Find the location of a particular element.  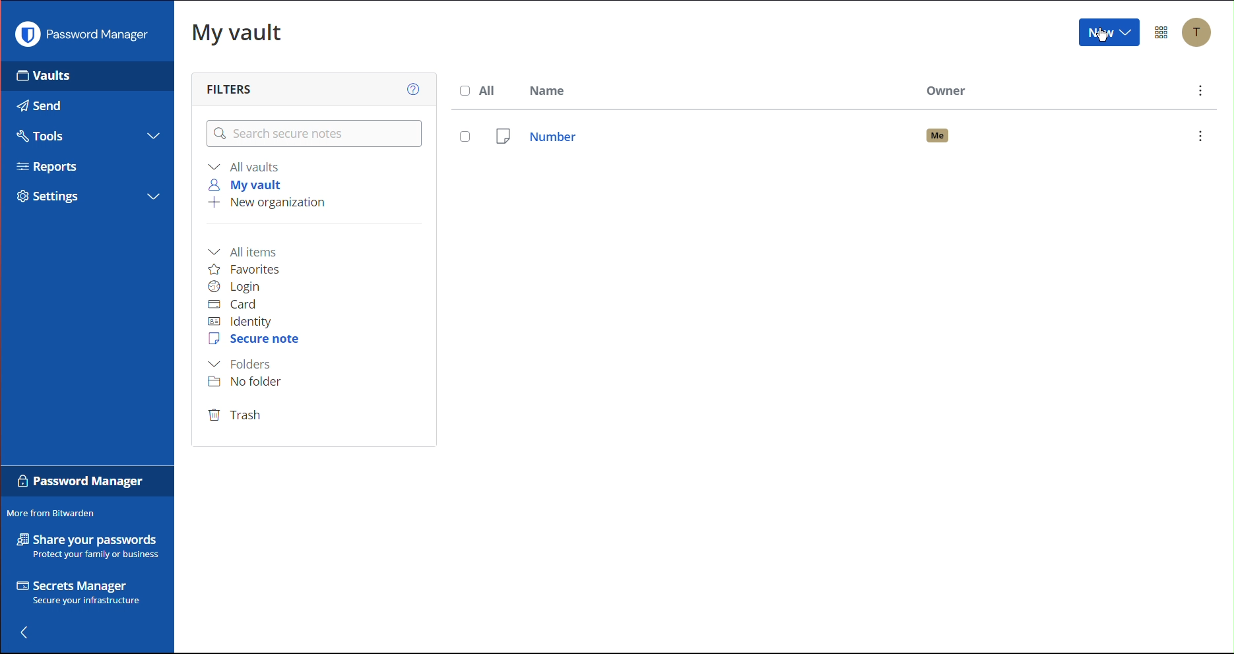

Reports is located at coordinates (53, 169).